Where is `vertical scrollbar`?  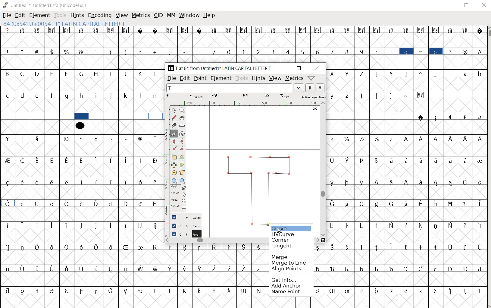
vertical scrollbar is located at coordinates (324, 169).